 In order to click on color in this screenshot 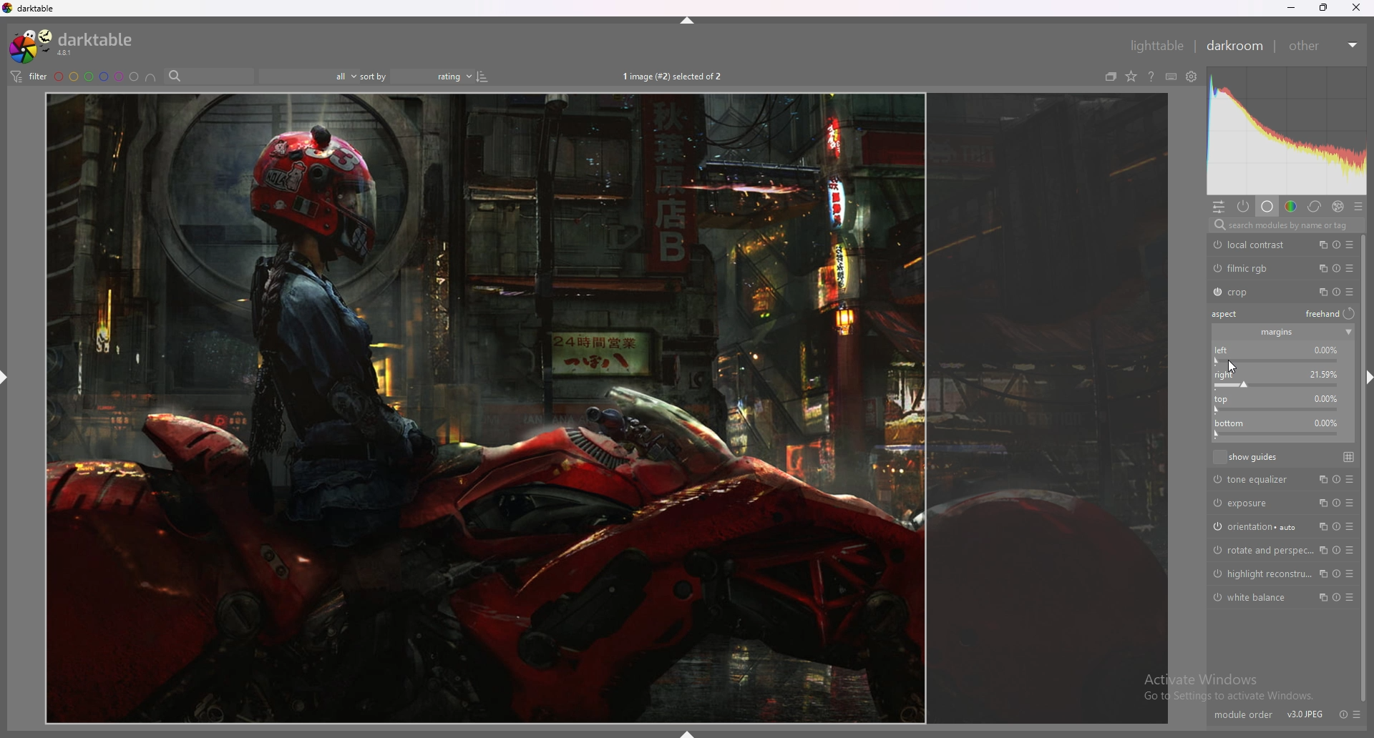, I will do `click(1291, 207)`.